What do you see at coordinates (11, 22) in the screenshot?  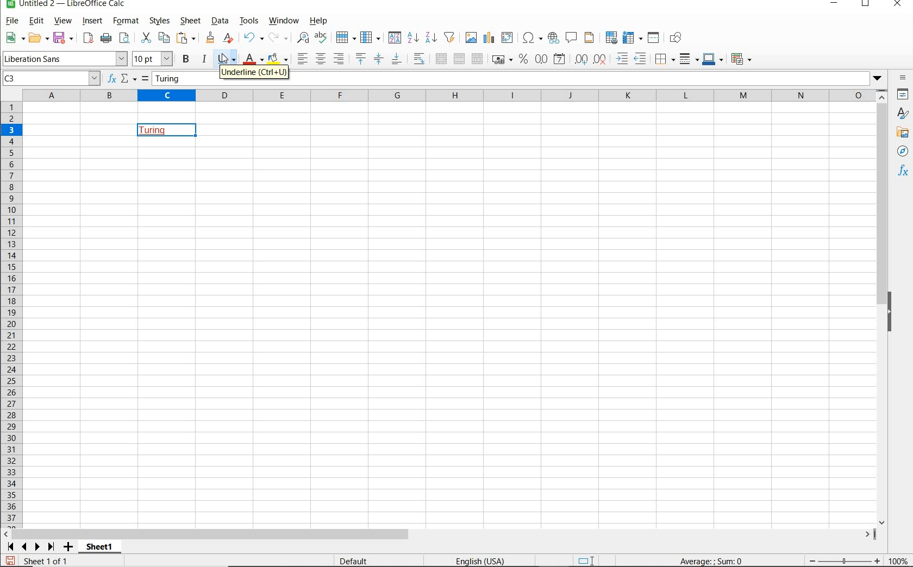 I see `FILE` at bounding box center [11, 22].